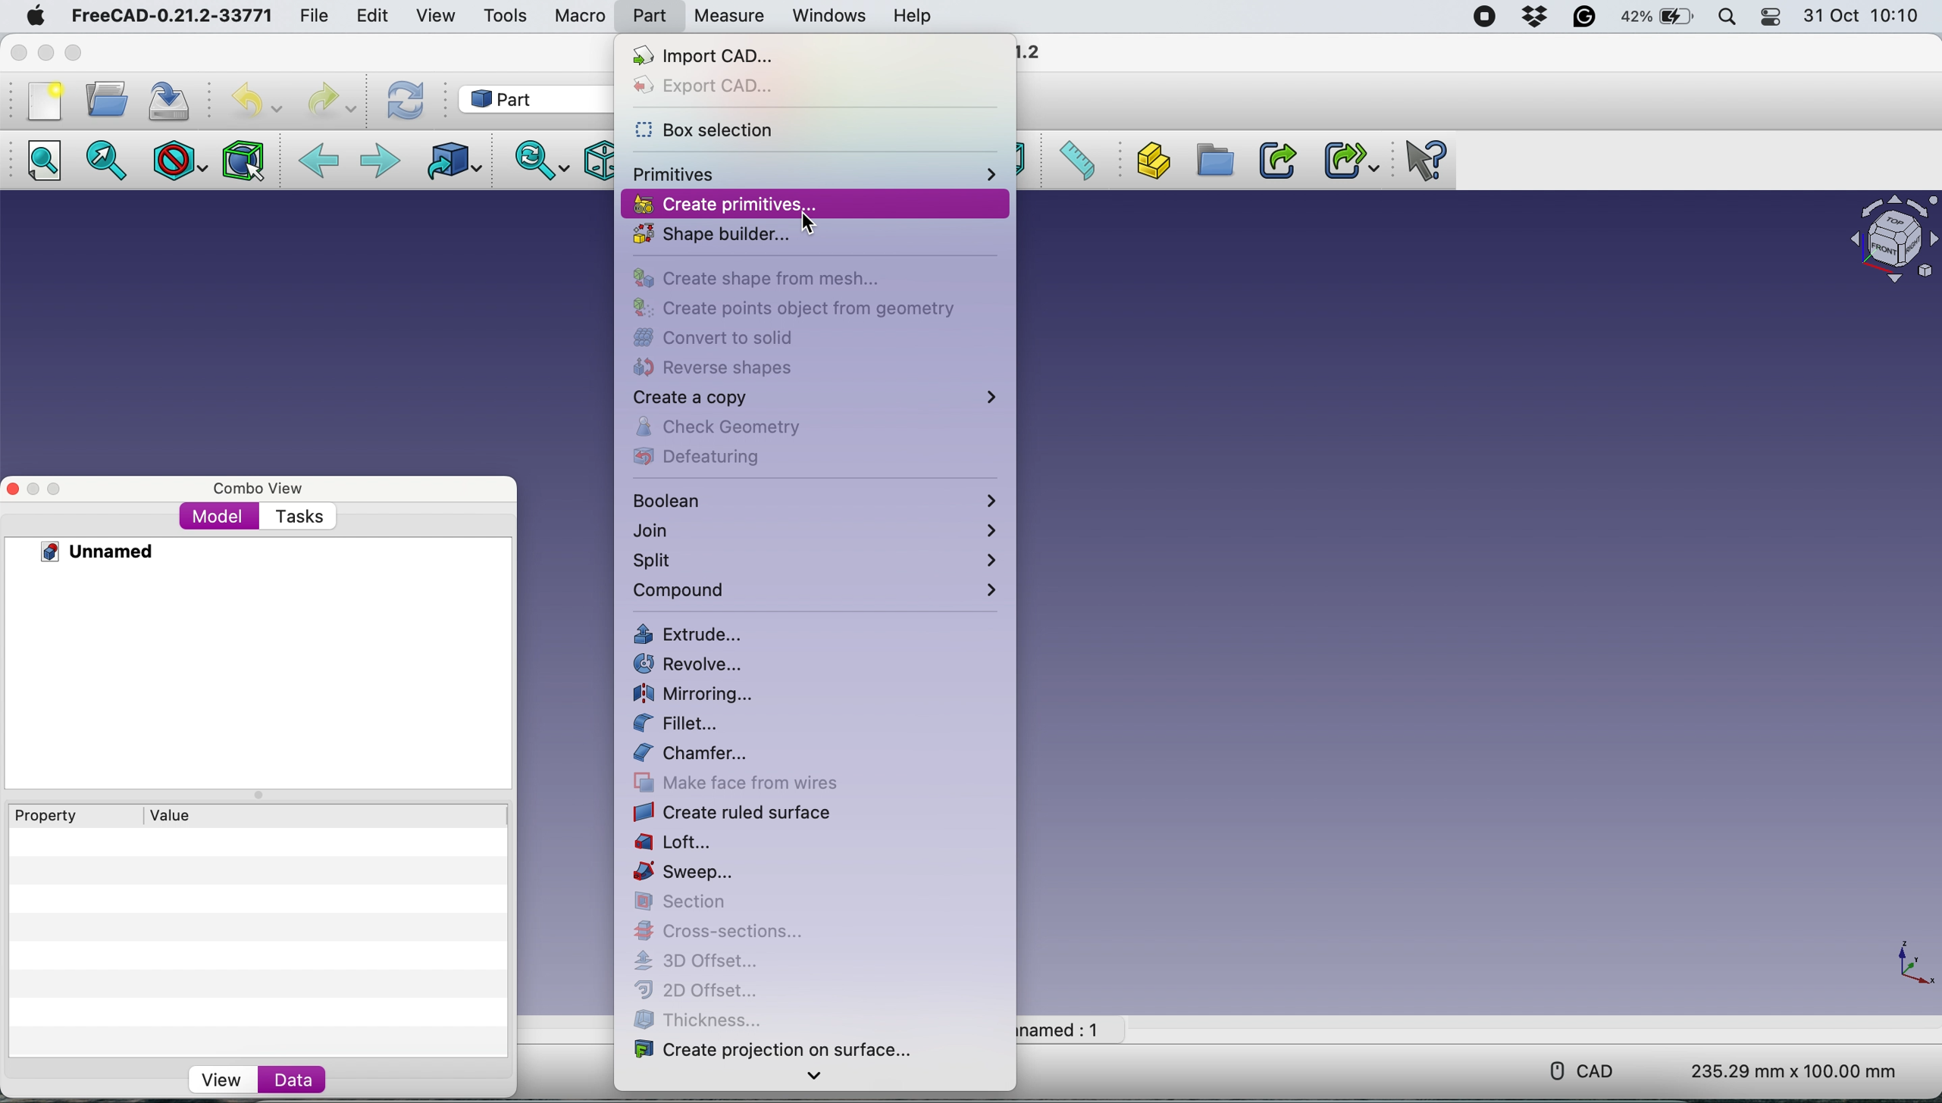 This screenshot has width=1942, height=1103. Describe the element at coordinates (381, 160) in the screenshot. I see `Forward` at that location.